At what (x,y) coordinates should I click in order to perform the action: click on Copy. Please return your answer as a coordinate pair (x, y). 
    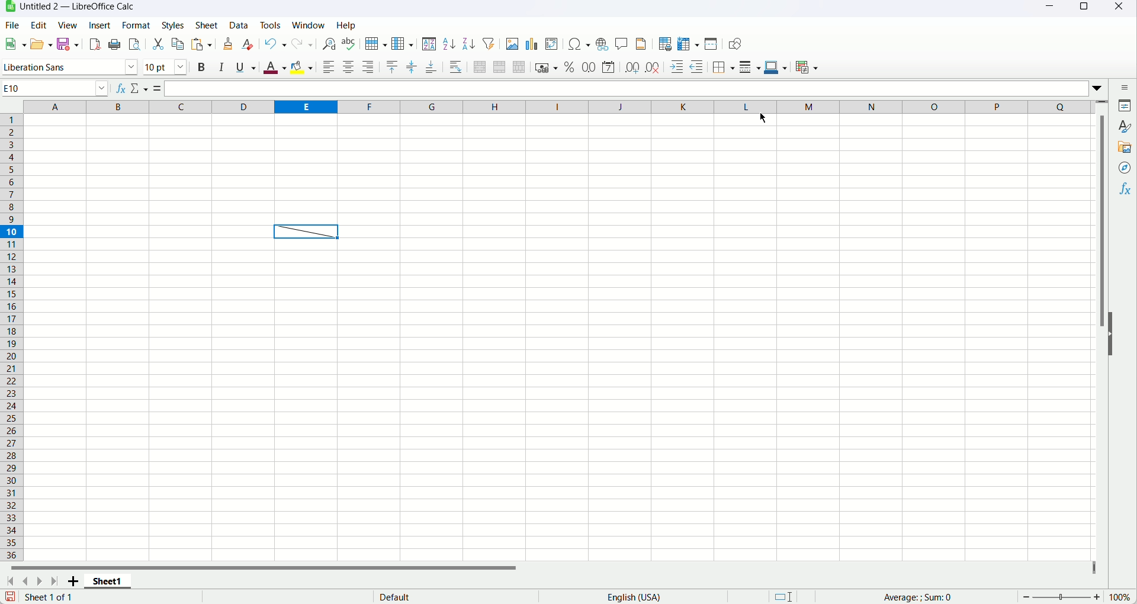
    Looking at the image, I should click on (178, 43).